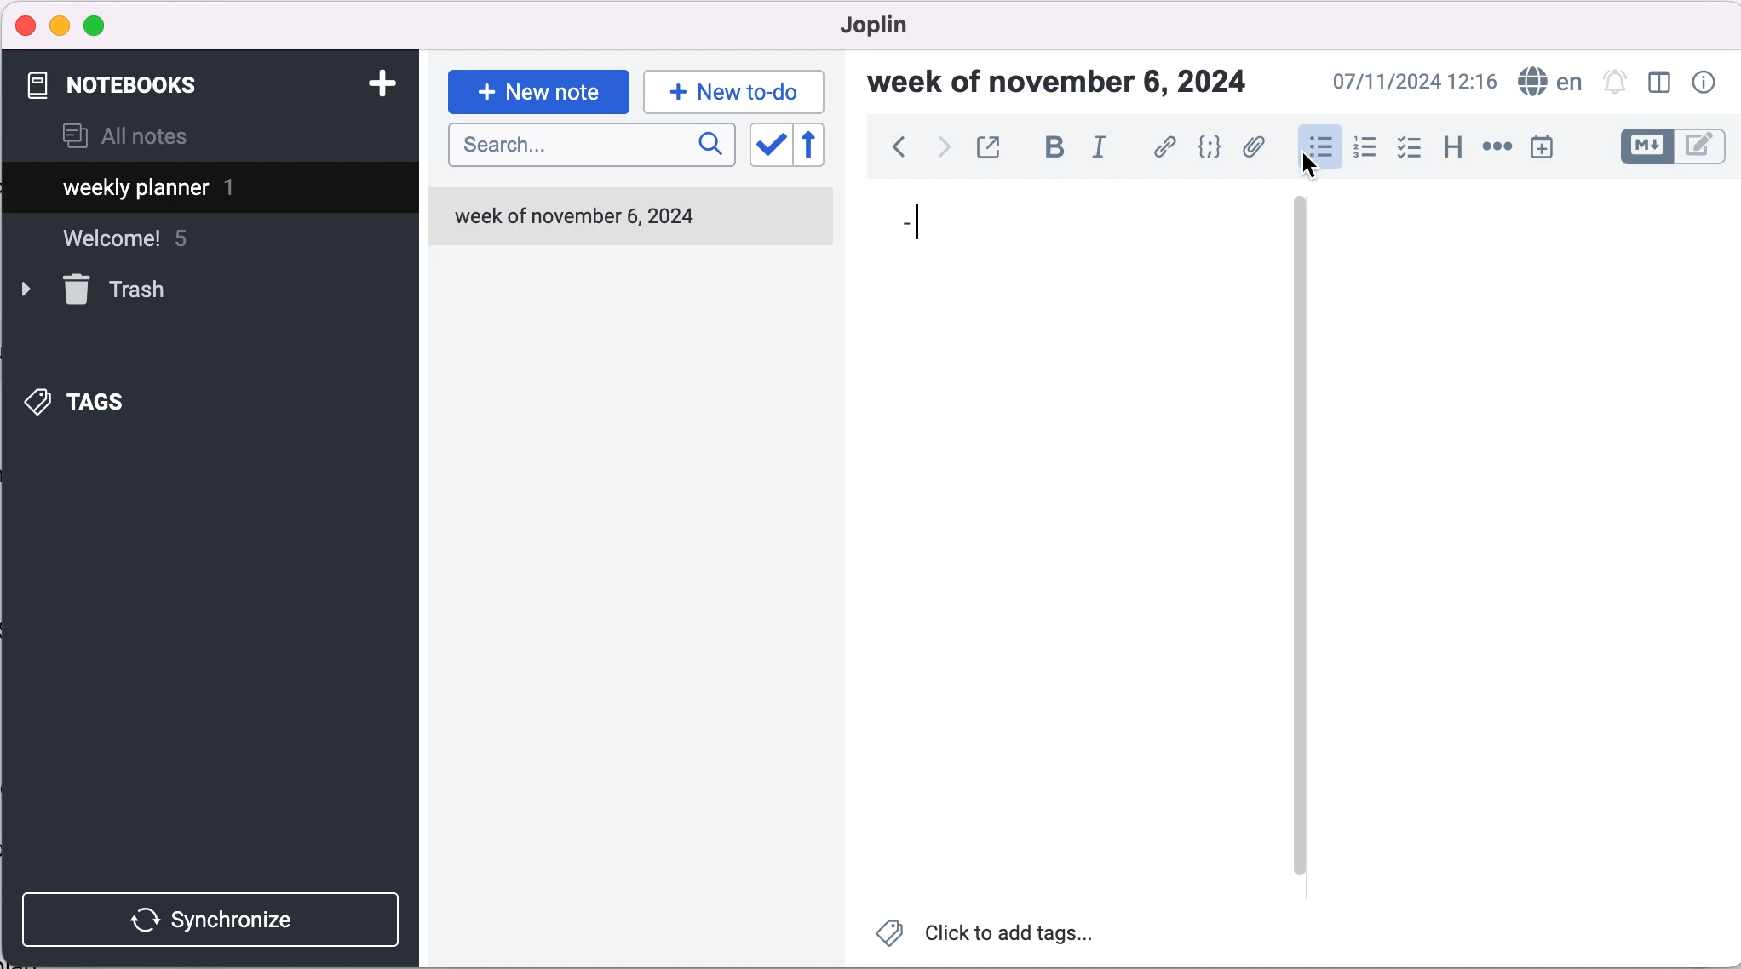  I want to click on blank canvas, so click(1069, 546).